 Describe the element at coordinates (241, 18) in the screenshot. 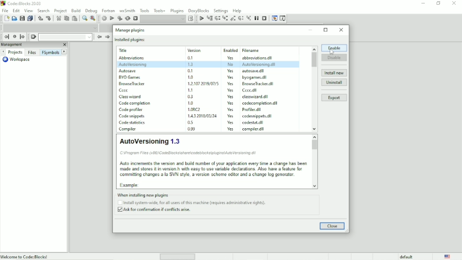

I see `Next instruction` at that location.